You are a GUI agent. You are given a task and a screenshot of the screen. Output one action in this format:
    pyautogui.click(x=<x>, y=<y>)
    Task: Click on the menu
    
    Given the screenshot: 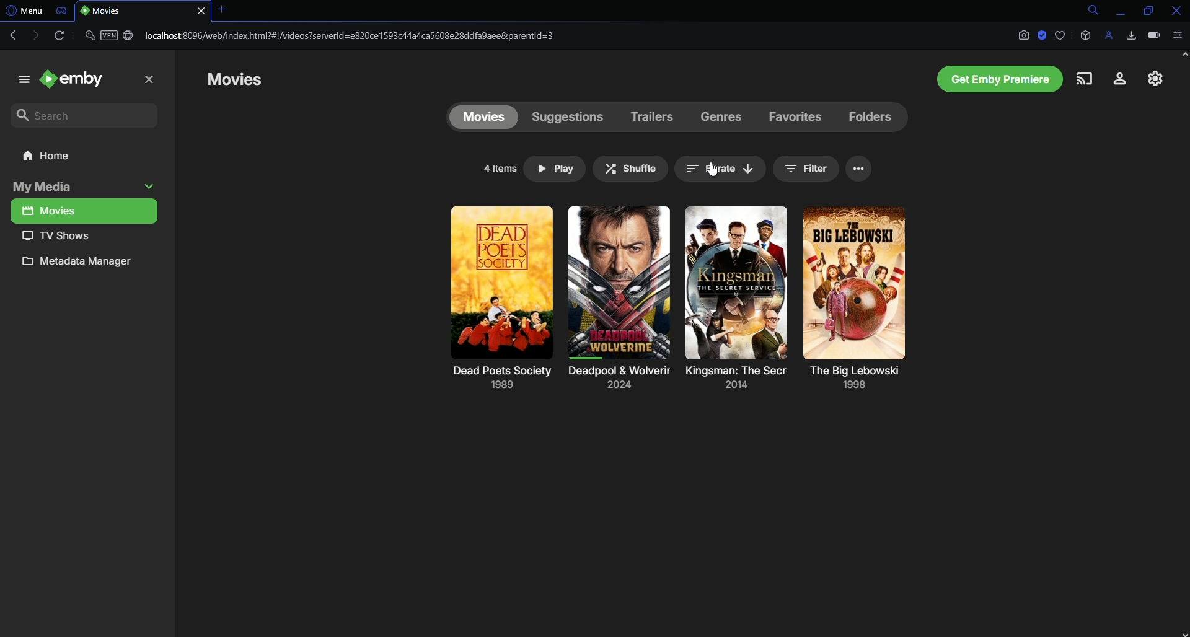 What is the action you would take?
    pyautogui.click(x=19, y=79)
    